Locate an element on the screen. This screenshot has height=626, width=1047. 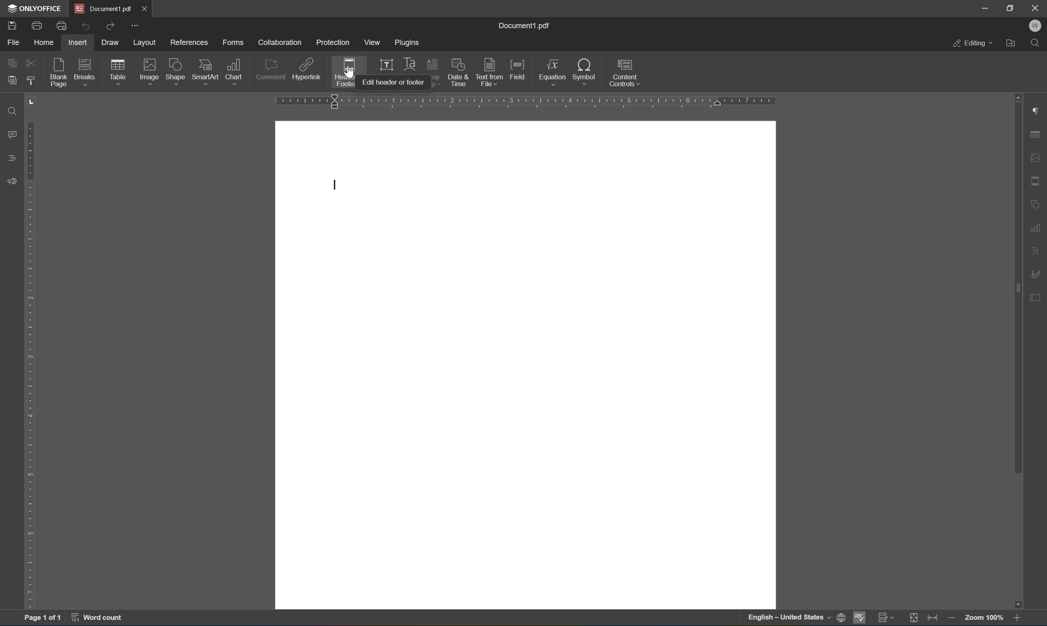
zoom out is located at coordinates (951, 618).